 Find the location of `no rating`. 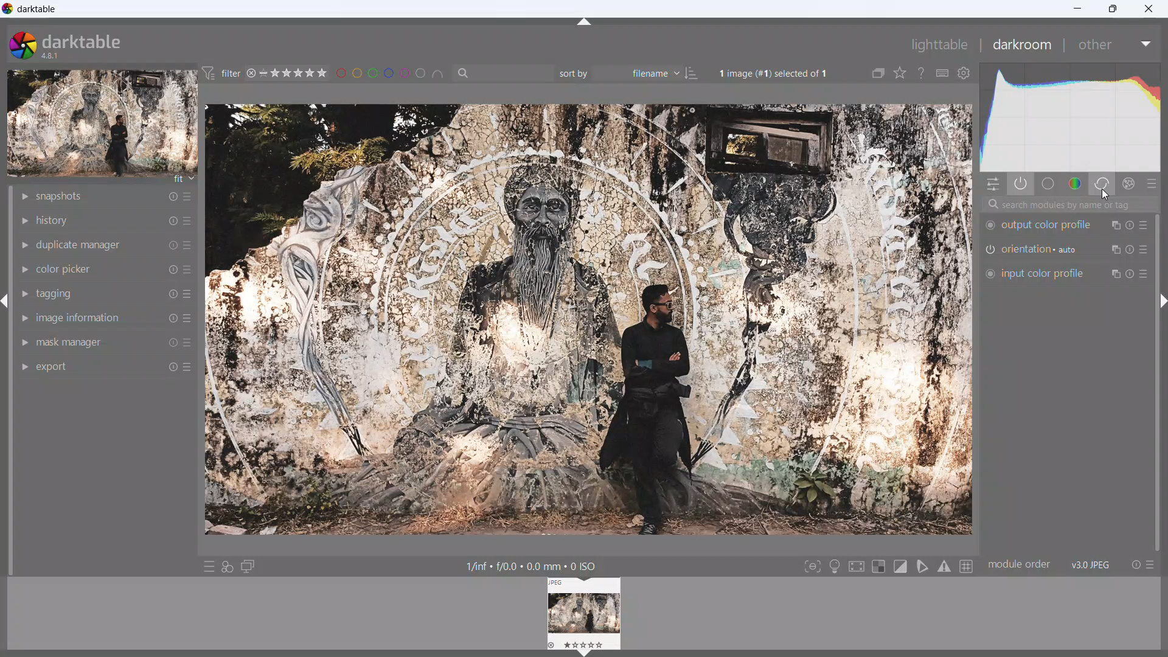

no rating is located at coordinates (266, 74).